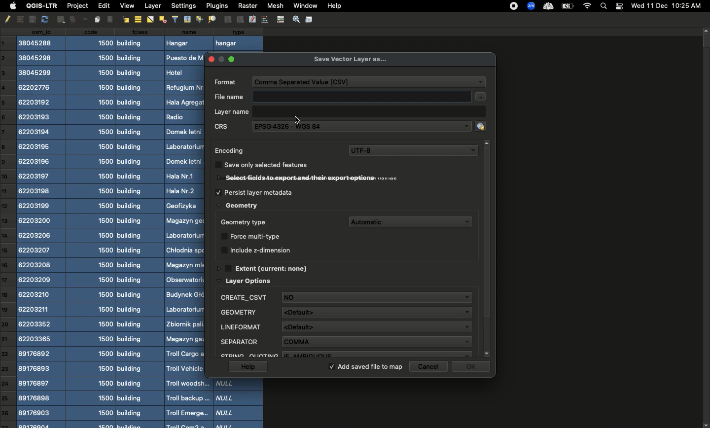  What do you see at coordinates (31, 19) in the screenshot?
I see `copy` at bounding box center [31, 19].